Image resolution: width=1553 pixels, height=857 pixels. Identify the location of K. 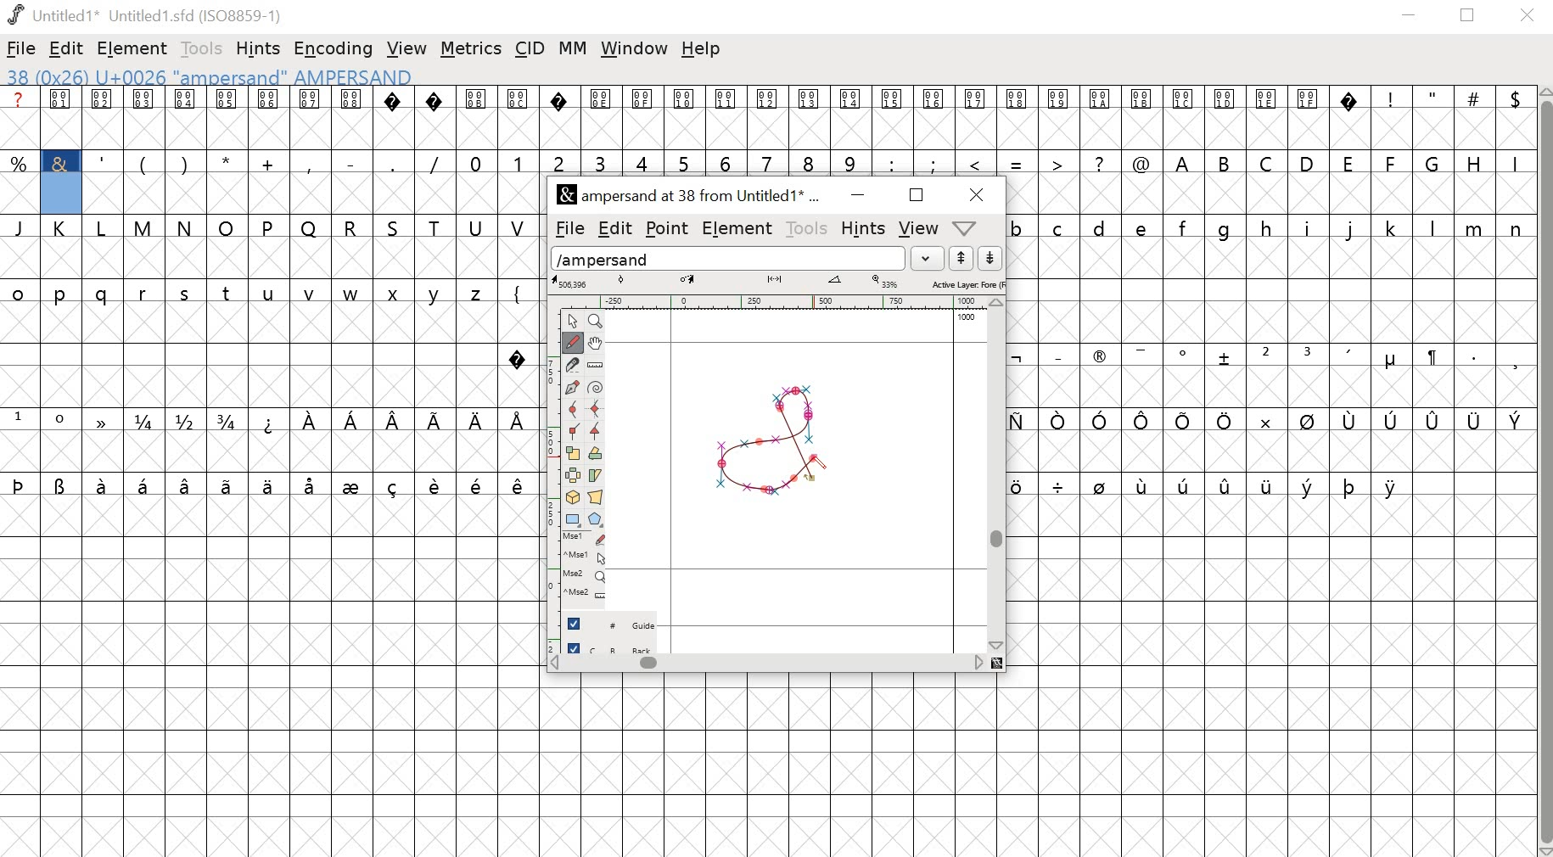
(64, 229).